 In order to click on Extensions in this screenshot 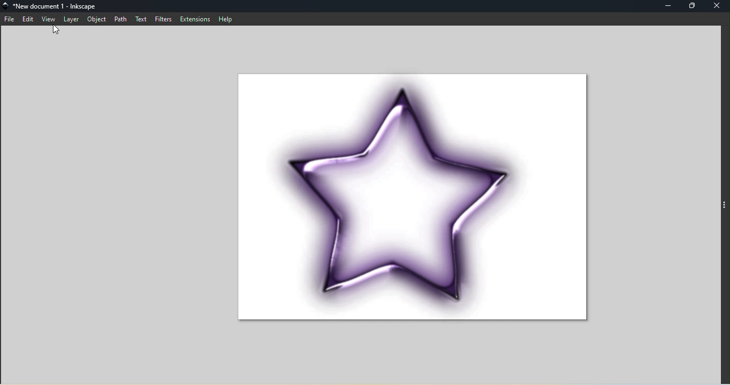, I will do `click(195, 18)`.